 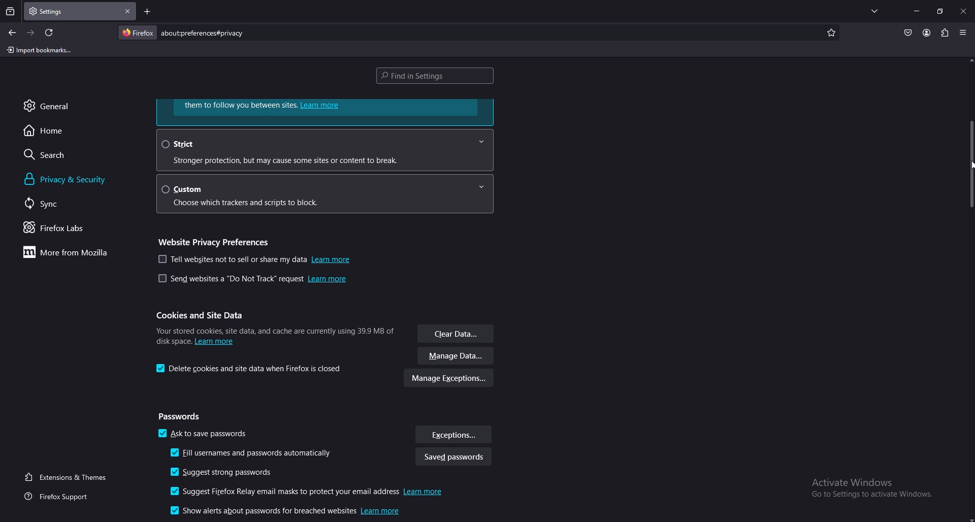 I want to click on close, so click(x=963, y=12).